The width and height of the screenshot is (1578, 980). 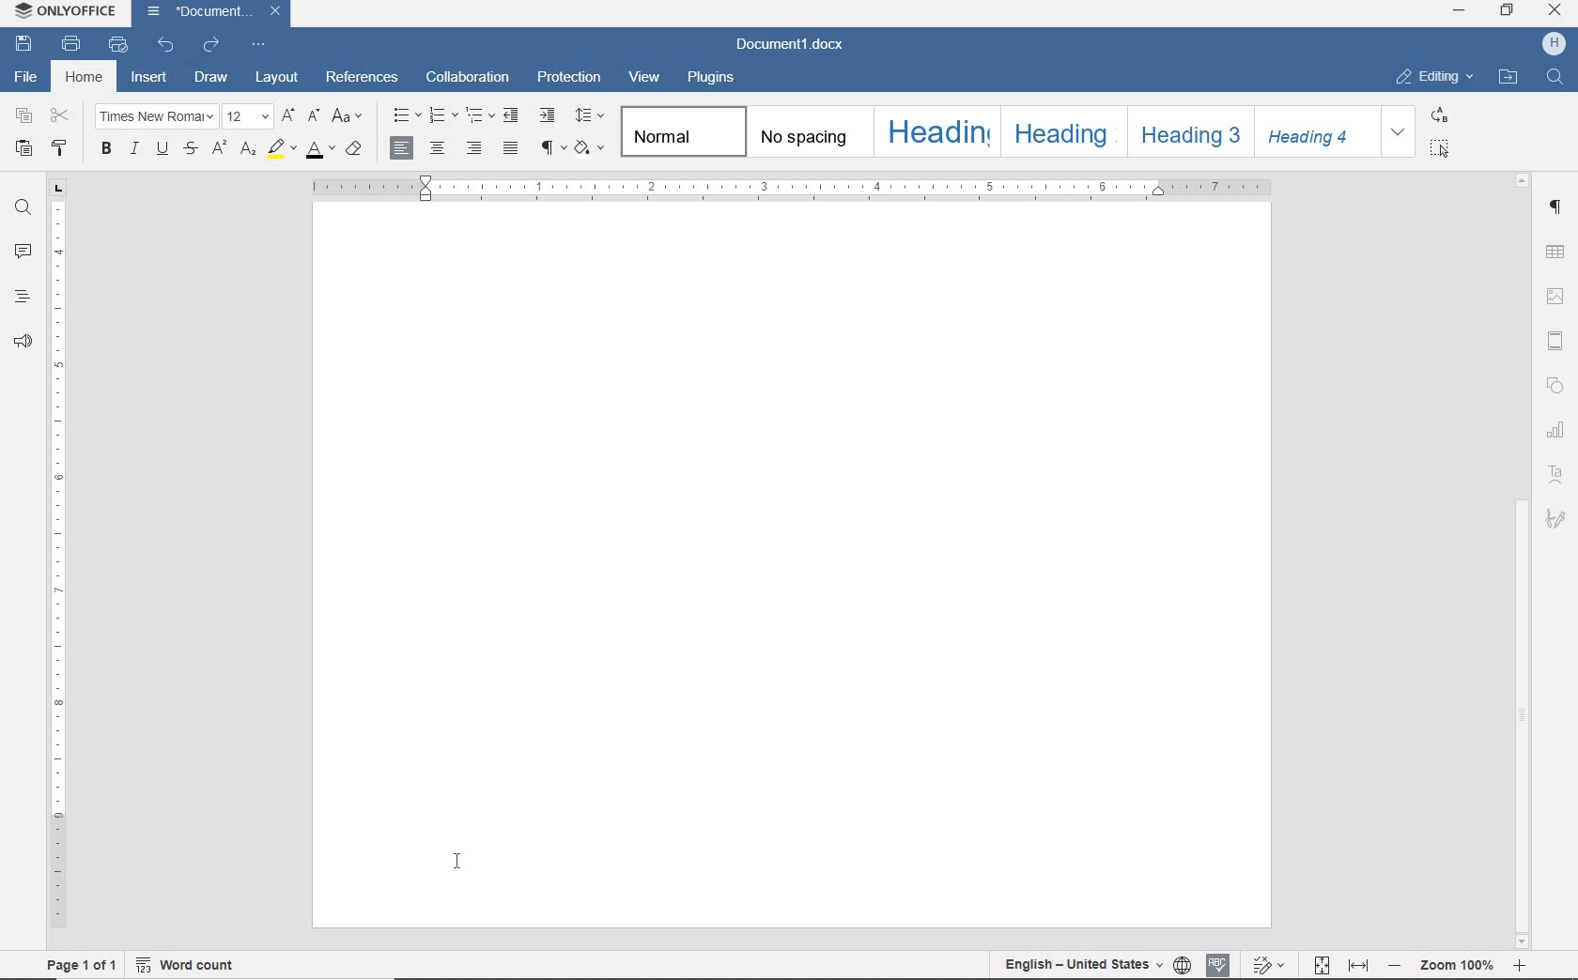 I want to click on increment font size, so click(x=288, y=115).